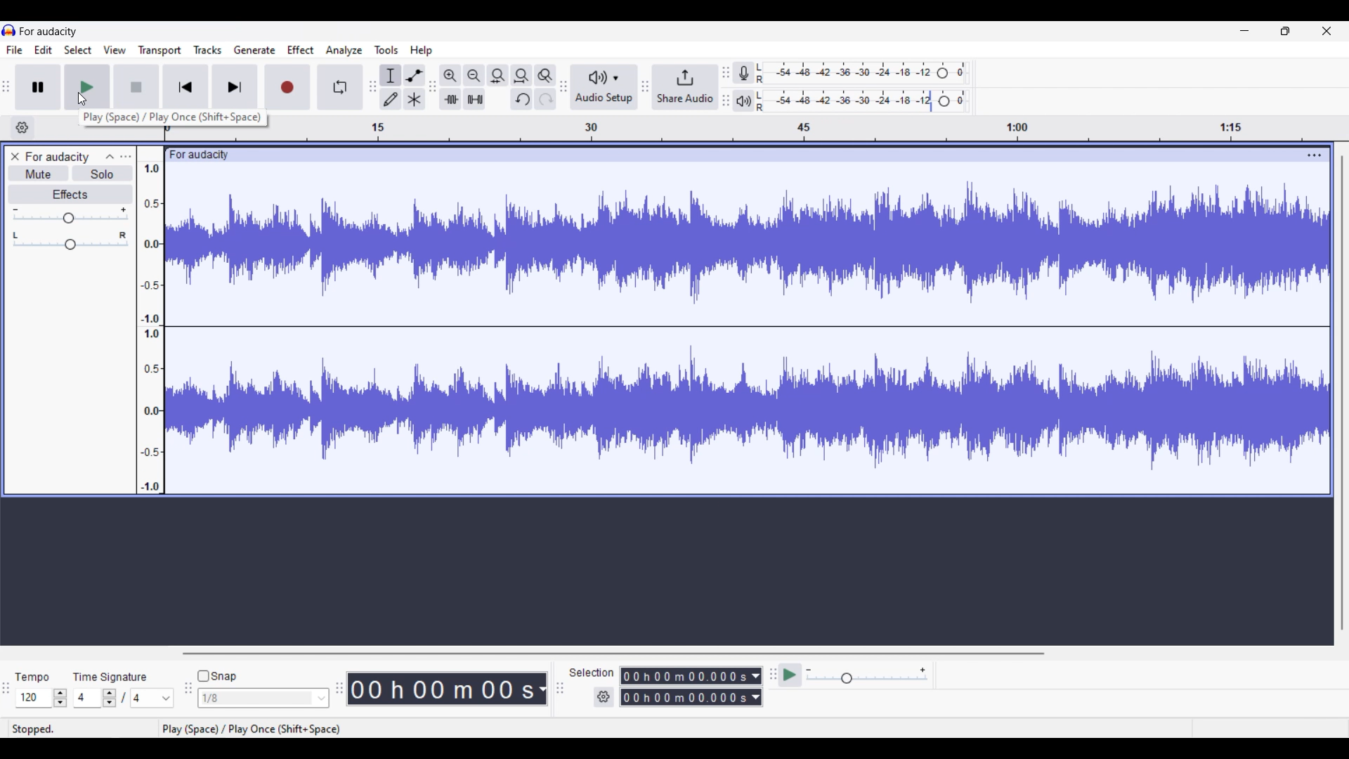 This screenshot has height=759, width=1349. Describe the element at coordinates (604, 697) in the screenshot. I see `Selection settings` at that location.